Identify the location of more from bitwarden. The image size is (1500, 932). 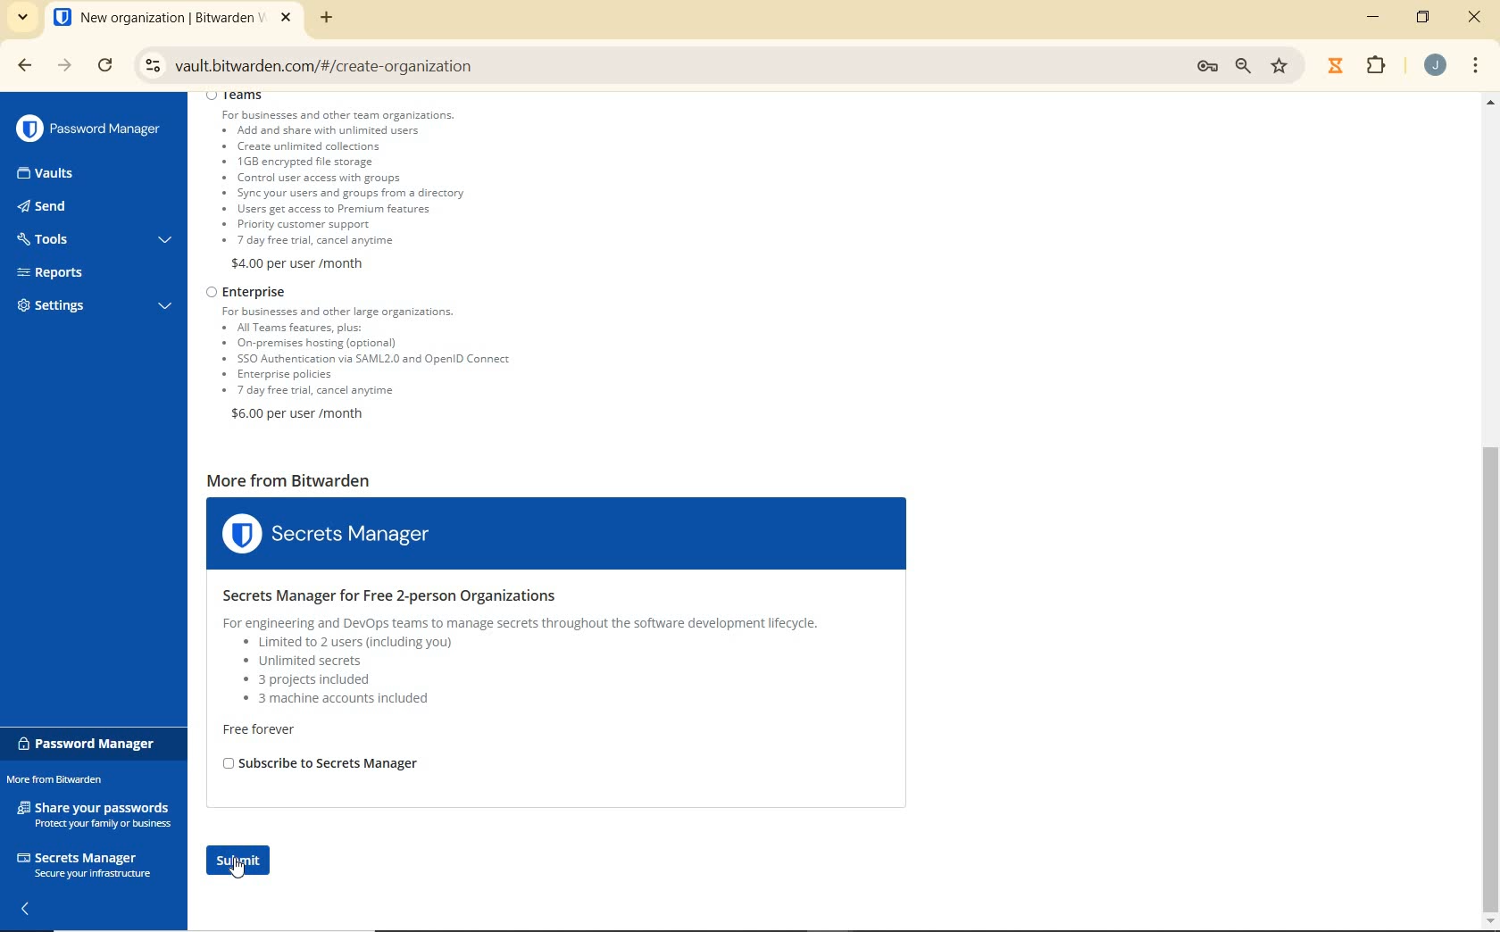
(65, 781).